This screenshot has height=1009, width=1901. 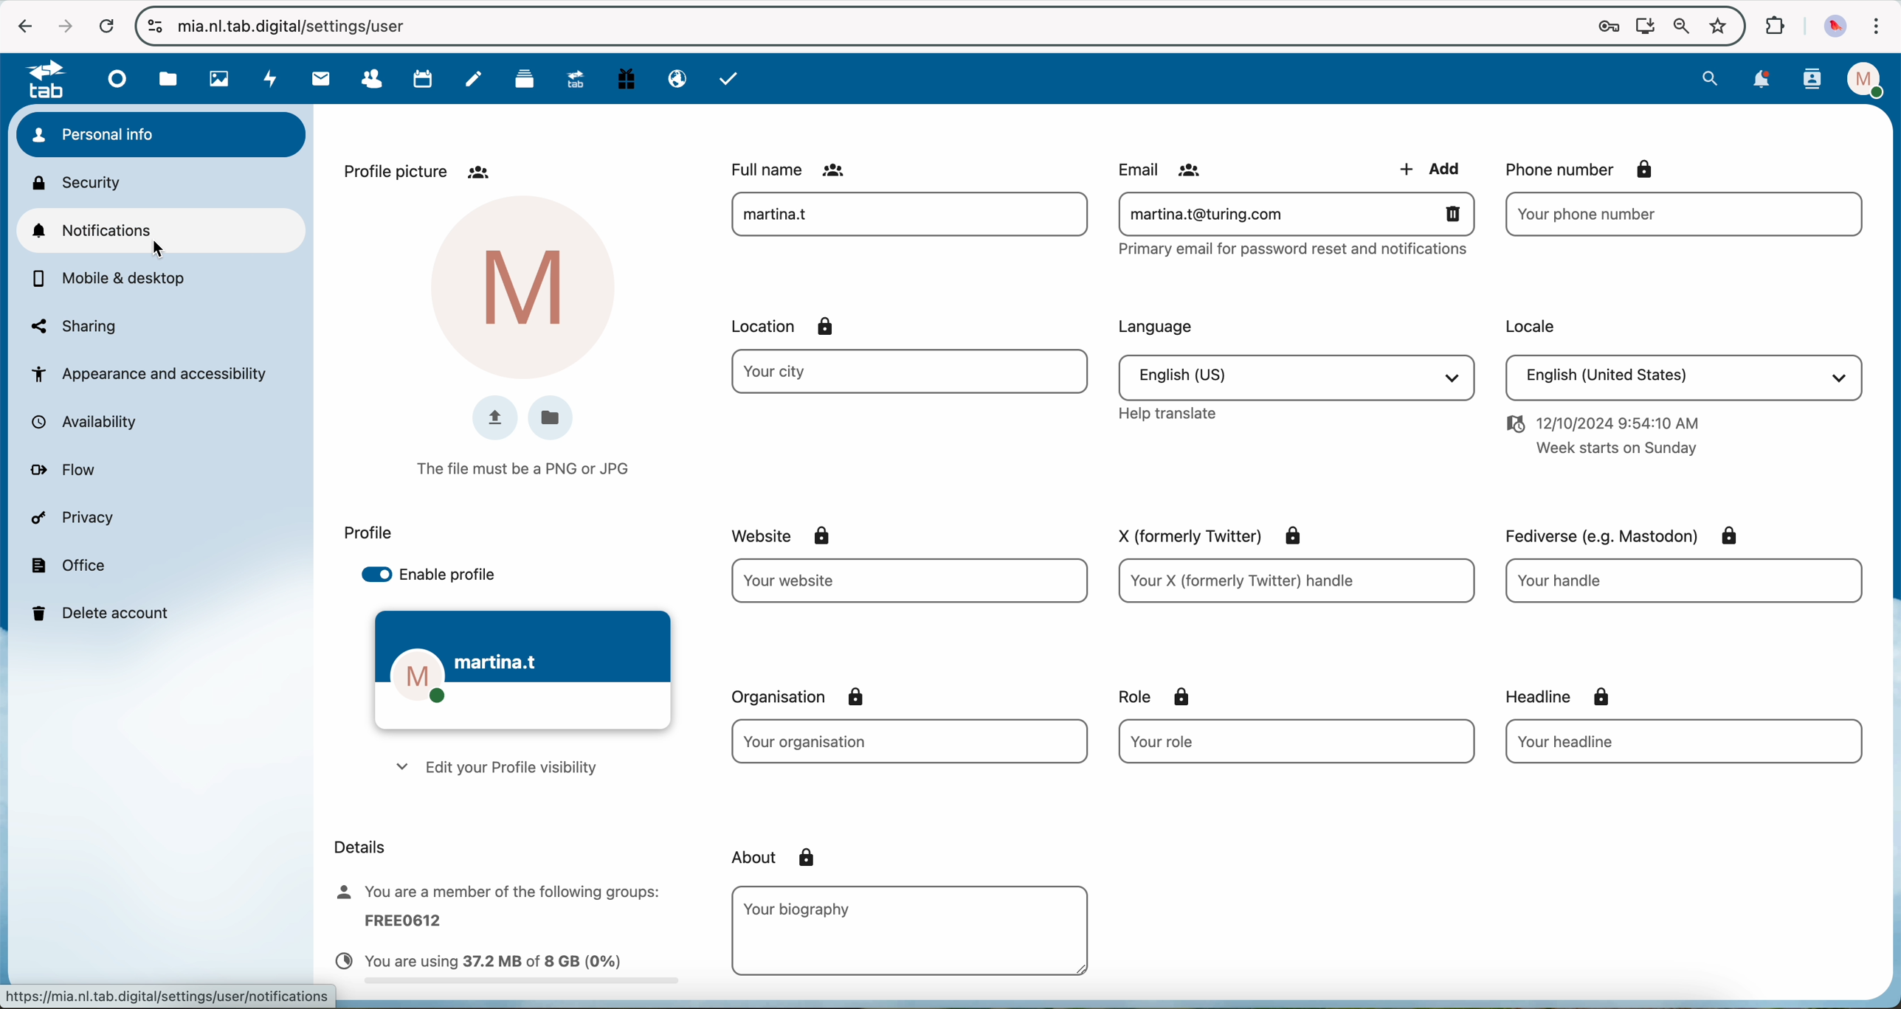 I want to click on delete account, so click(x=105, y=611).